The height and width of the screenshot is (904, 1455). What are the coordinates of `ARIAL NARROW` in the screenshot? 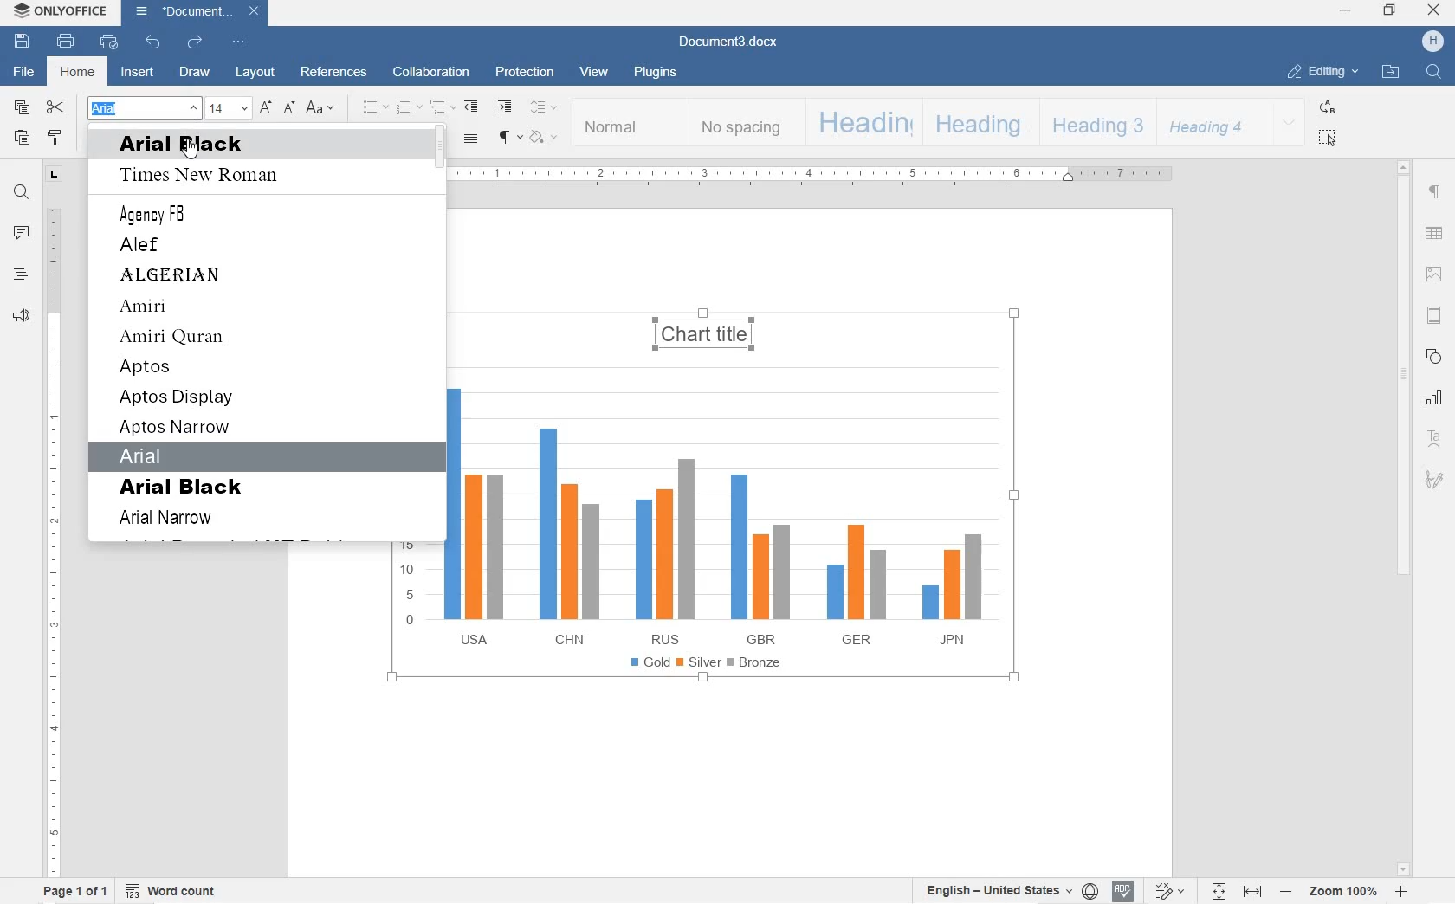 It's located at (174, 520).